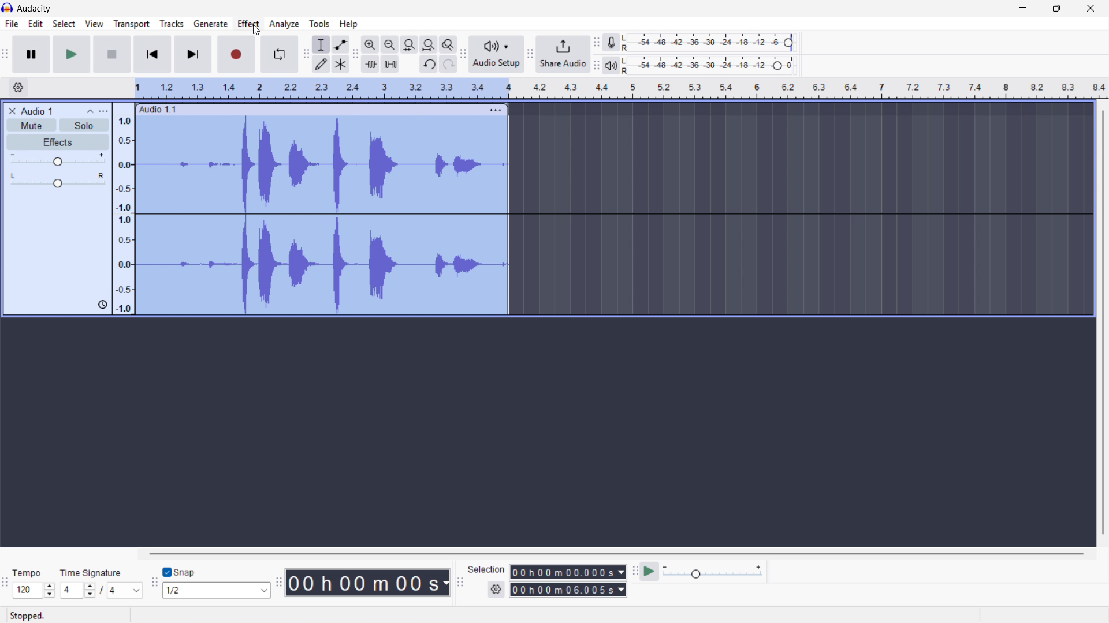 Image resolution: width=1109 pixels, height=623 pixels. Describe the element at coordinates (193, 54) in the screenshot. I see `Skip to end ` at that location.